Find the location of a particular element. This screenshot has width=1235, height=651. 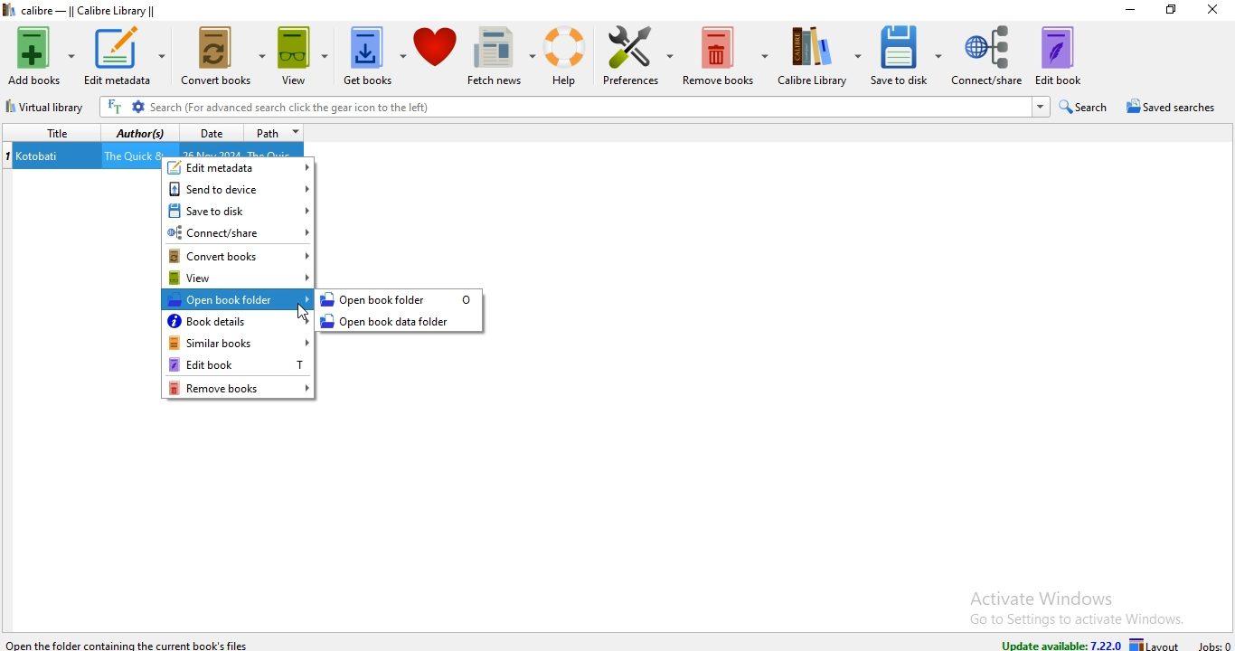

remove books is located at coordinates (725, 54).